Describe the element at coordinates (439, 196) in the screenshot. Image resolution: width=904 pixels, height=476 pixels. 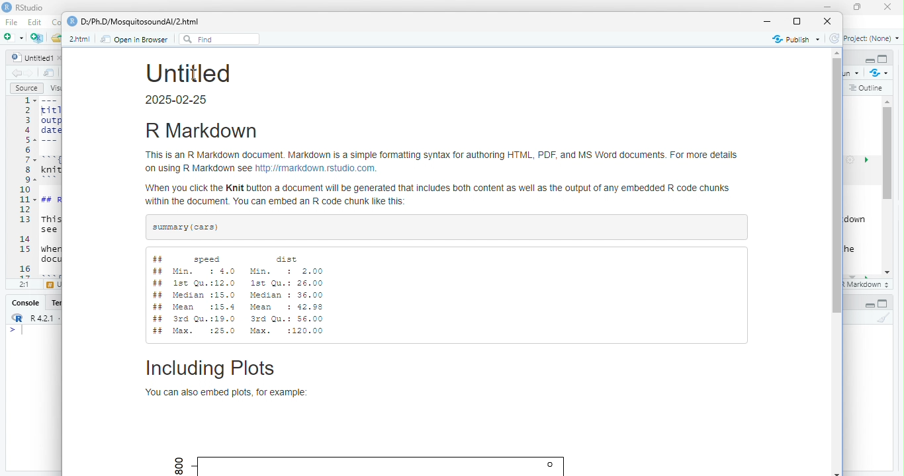
I see `When you click the Knit button a document will be generated that includes both content as well as the output of any embedded R code chunks within the document. You can embed an R code chunk like this:` at that location.